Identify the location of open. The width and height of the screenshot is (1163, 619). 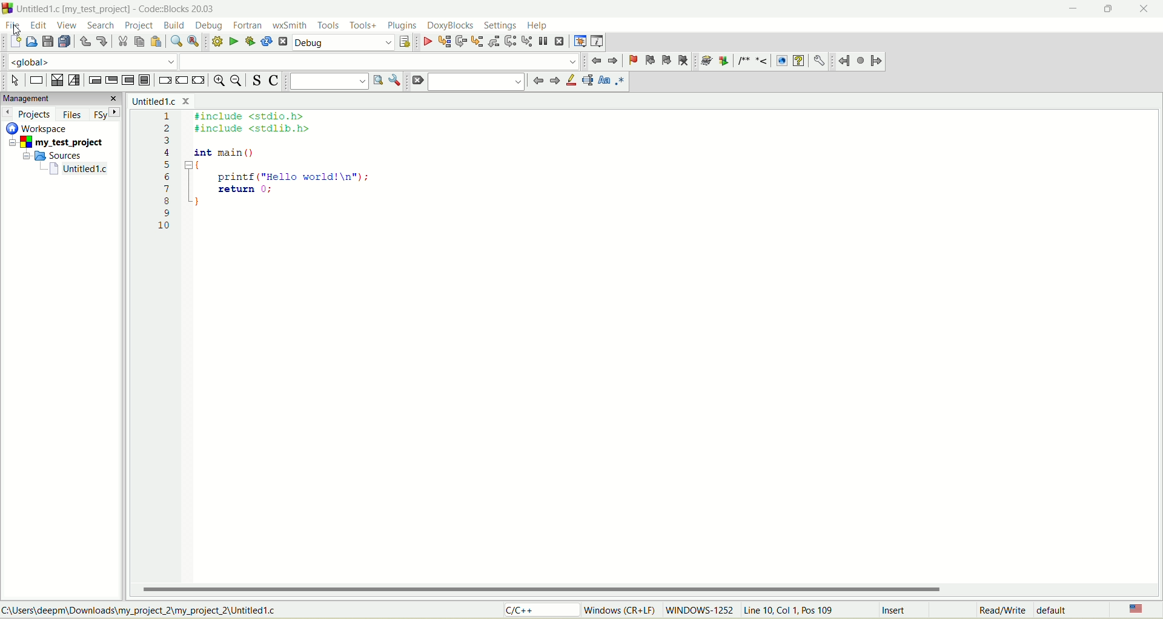
(32, 41).